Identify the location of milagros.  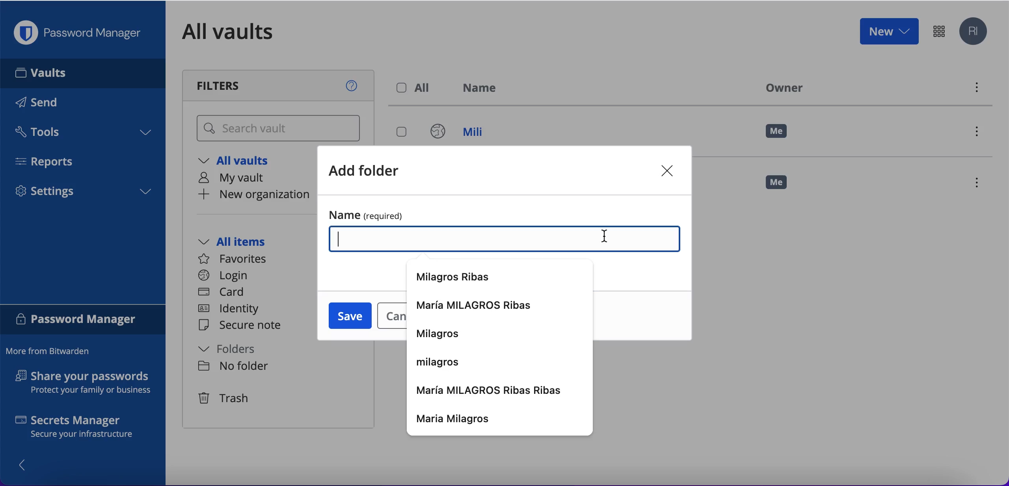
(440, 335).